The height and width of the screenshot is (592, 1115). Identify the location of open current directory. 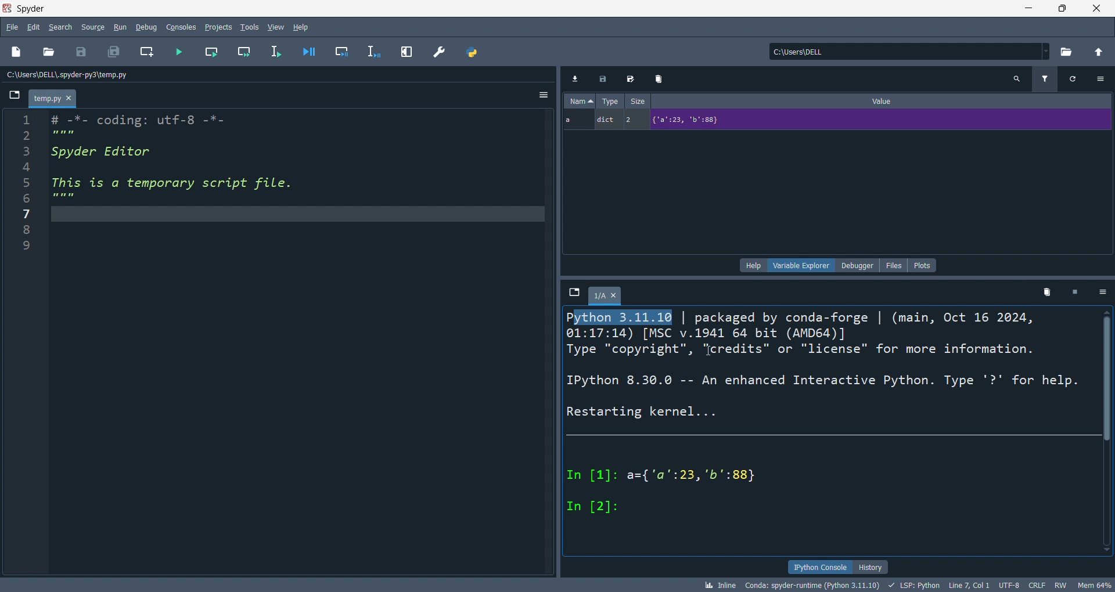
(1069, 52).